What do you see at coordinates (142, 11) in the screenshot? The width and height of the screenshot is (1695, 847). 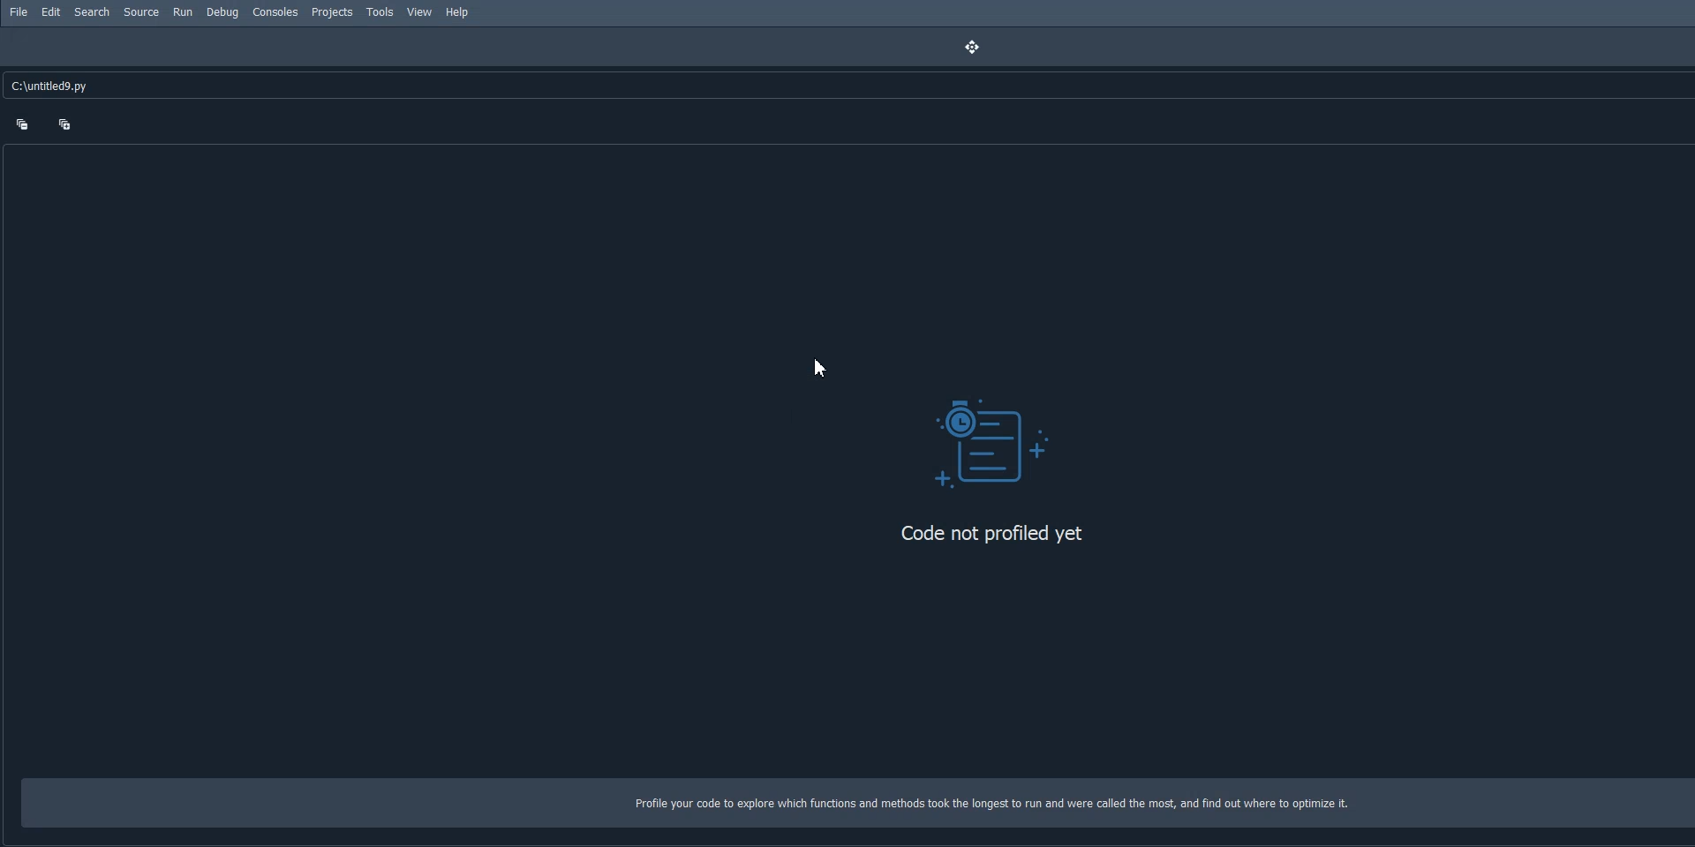 I see `Source` at bounding box center [142, 11].